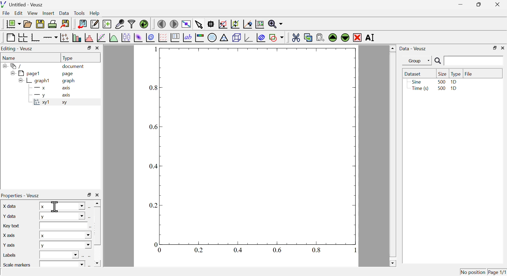 The height and width of the screenshot is (276, 507). What do you see at coordinates (26, 73) in the screenshot?
I see `page1` at bounding box center [26, 73].